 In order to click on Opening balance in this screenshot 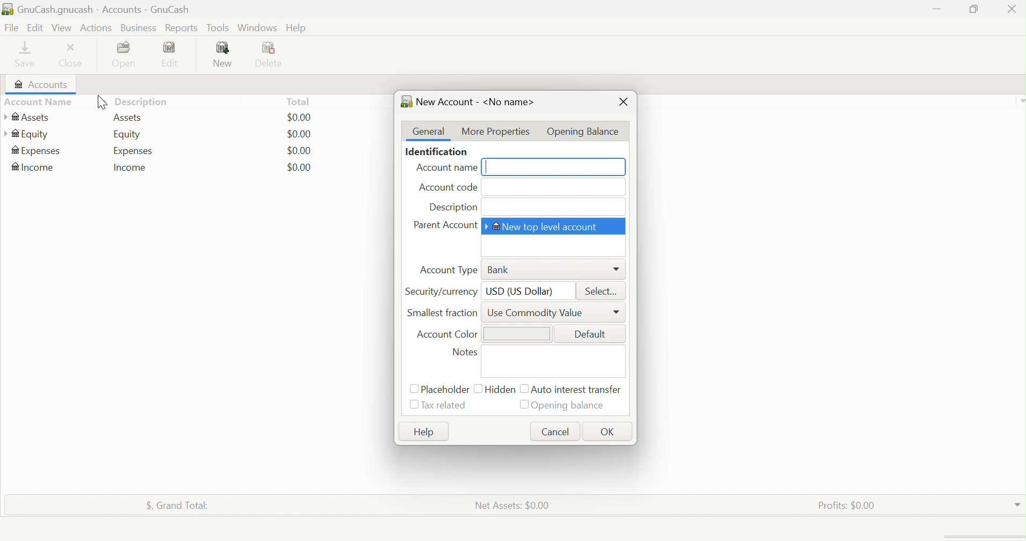, I will do `click(571, 406)`.